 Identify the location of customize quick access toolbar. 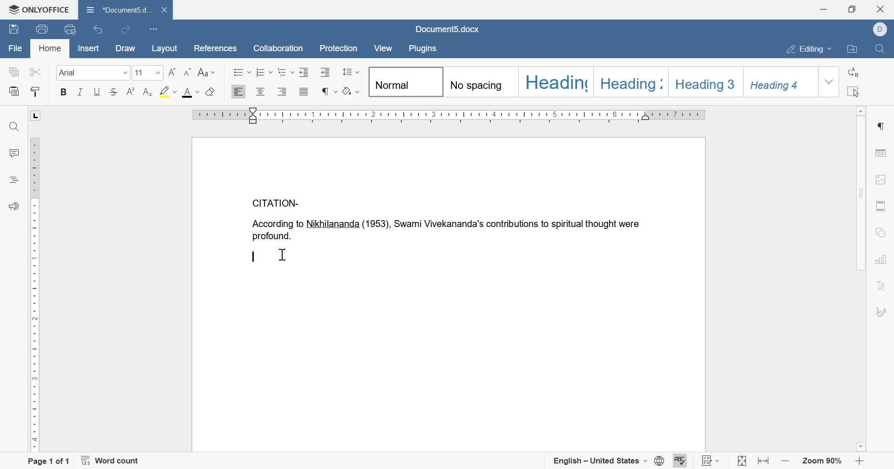
(153, 29).